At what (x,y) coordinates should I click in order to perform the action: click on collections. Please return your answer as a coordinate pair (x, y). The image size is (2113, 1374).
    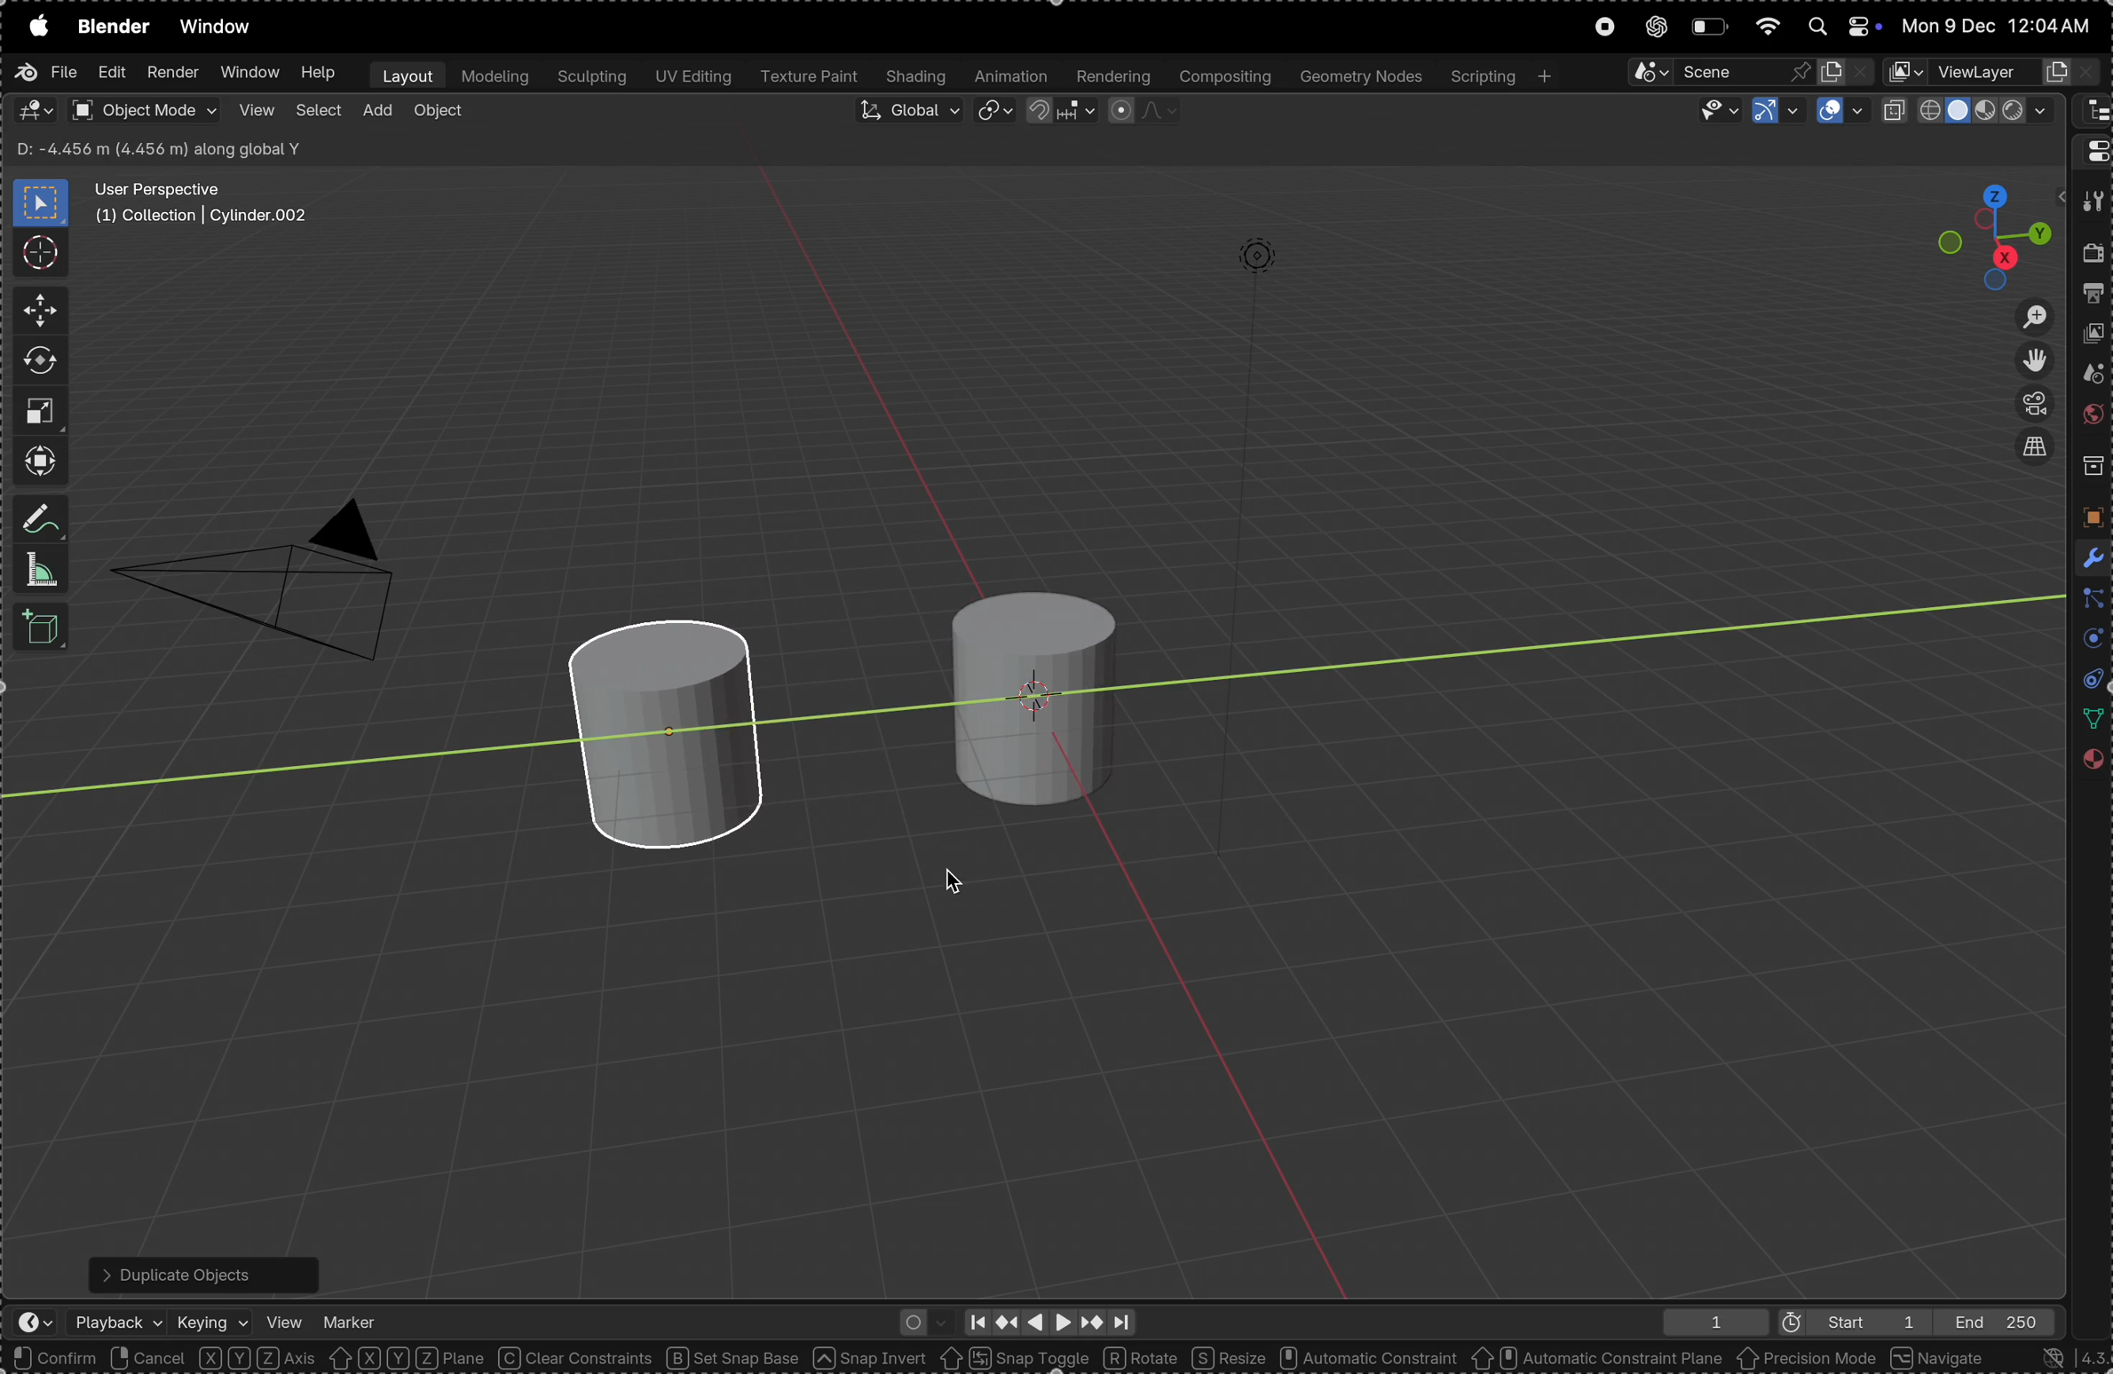
    Looking at the image, I should click on (2091, 467).